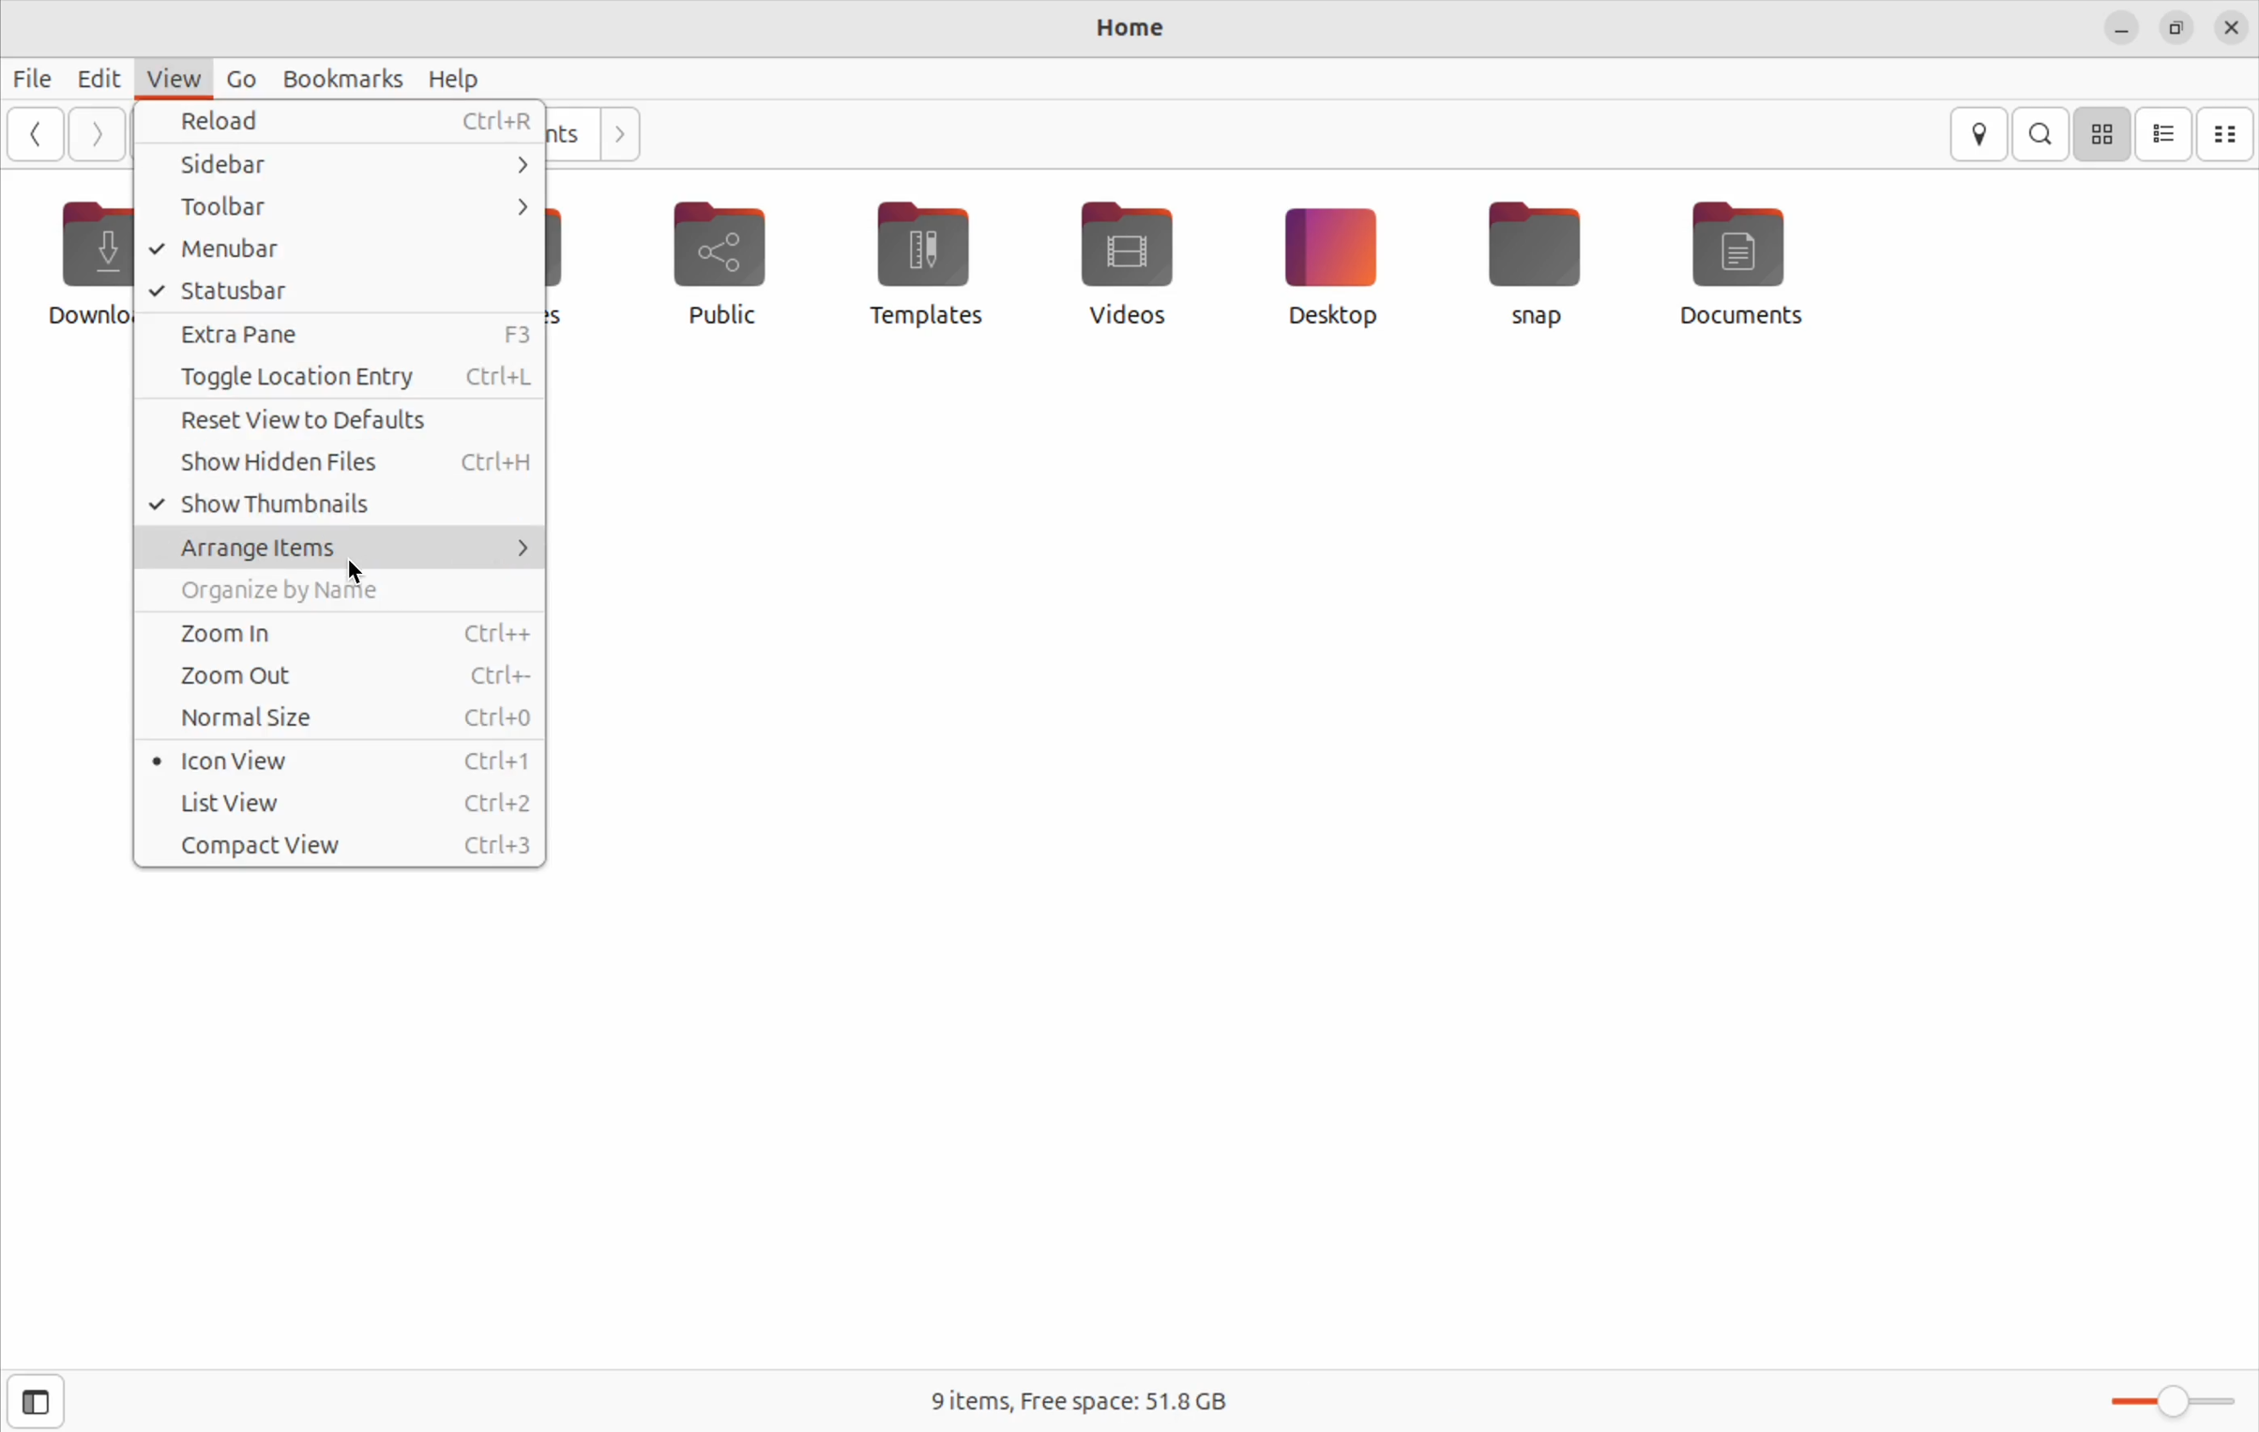  What do you see at coordinates (337, 379) in the screenshot?
I see `toggle local entry` at bounding box center [337, 379].